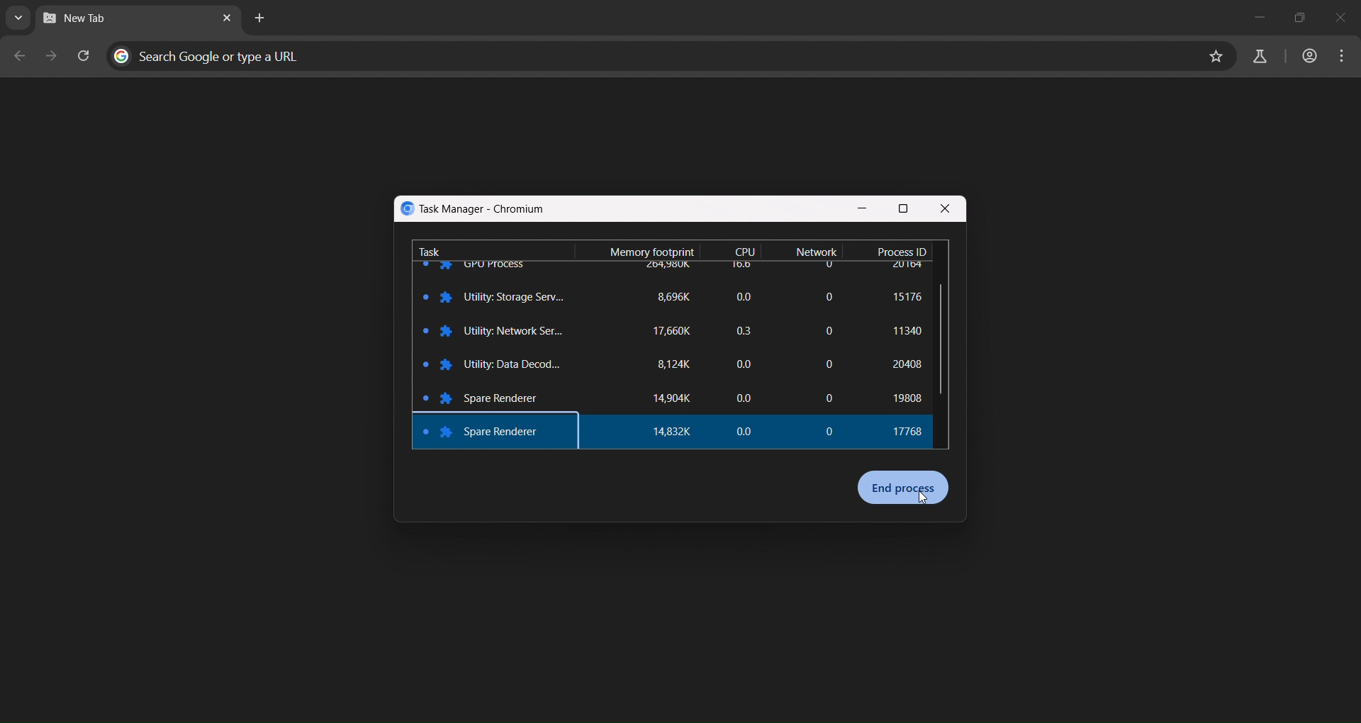 Image resolution: width=1361 pixels, height=723 pixels. What do you see at coordinates (1258, 55) in the screenshot?
I see `search labs` at bounding box center [1258, 55].